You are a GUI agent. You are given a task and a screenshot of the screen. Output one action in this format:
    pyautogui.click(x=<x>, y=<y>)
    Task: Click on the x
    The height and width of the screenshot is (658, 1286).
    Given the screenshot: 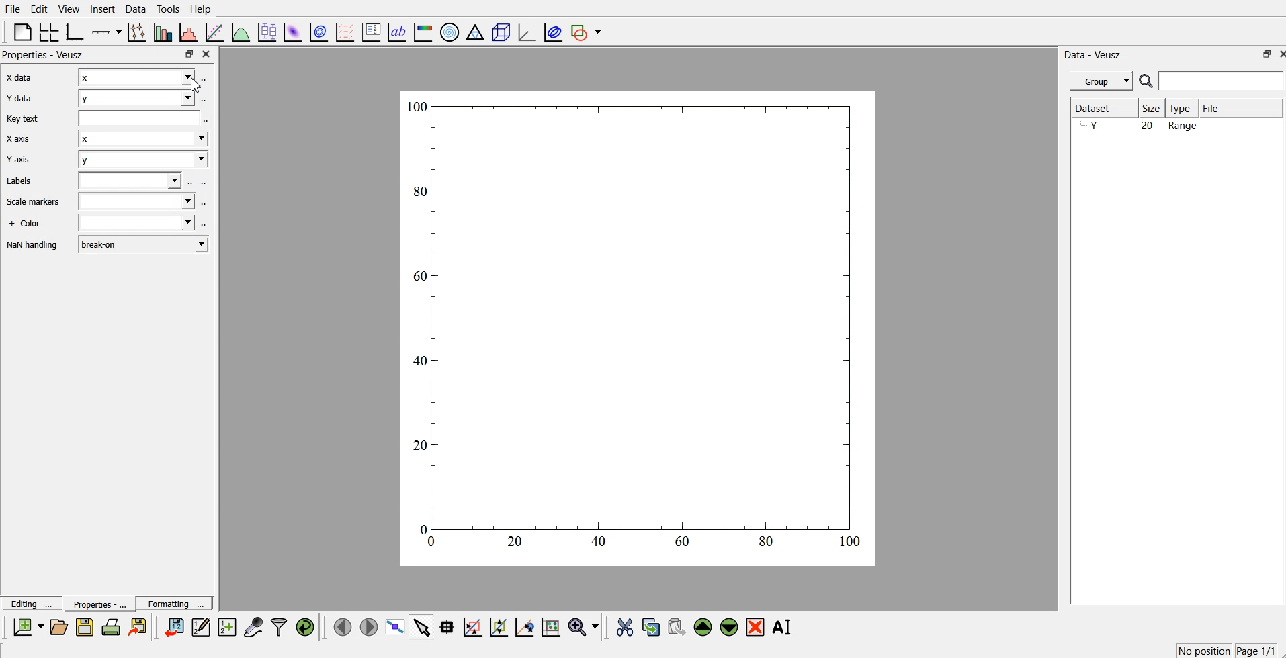 What is the action you would take?
    pyautogui.click(x=142, y=138)
    